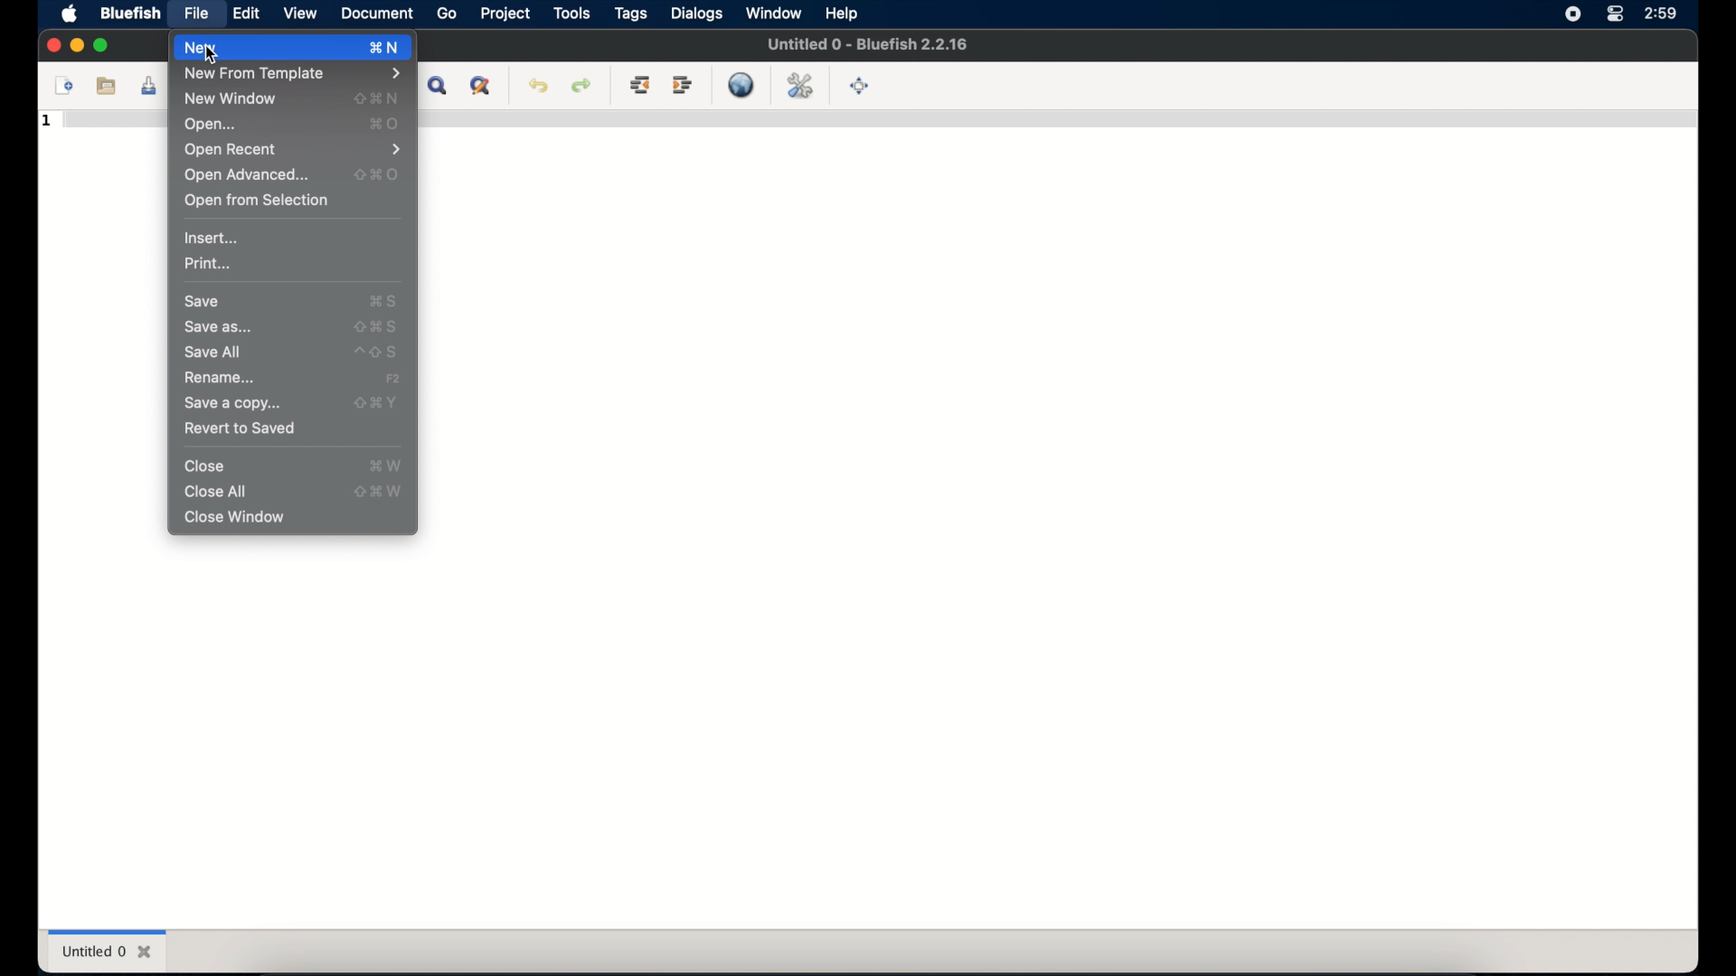 The height and width of the screenshot is (976, 1736). Describe the element at coordinates (257, 202) in the screenshot. I see `open from selection` at that location.